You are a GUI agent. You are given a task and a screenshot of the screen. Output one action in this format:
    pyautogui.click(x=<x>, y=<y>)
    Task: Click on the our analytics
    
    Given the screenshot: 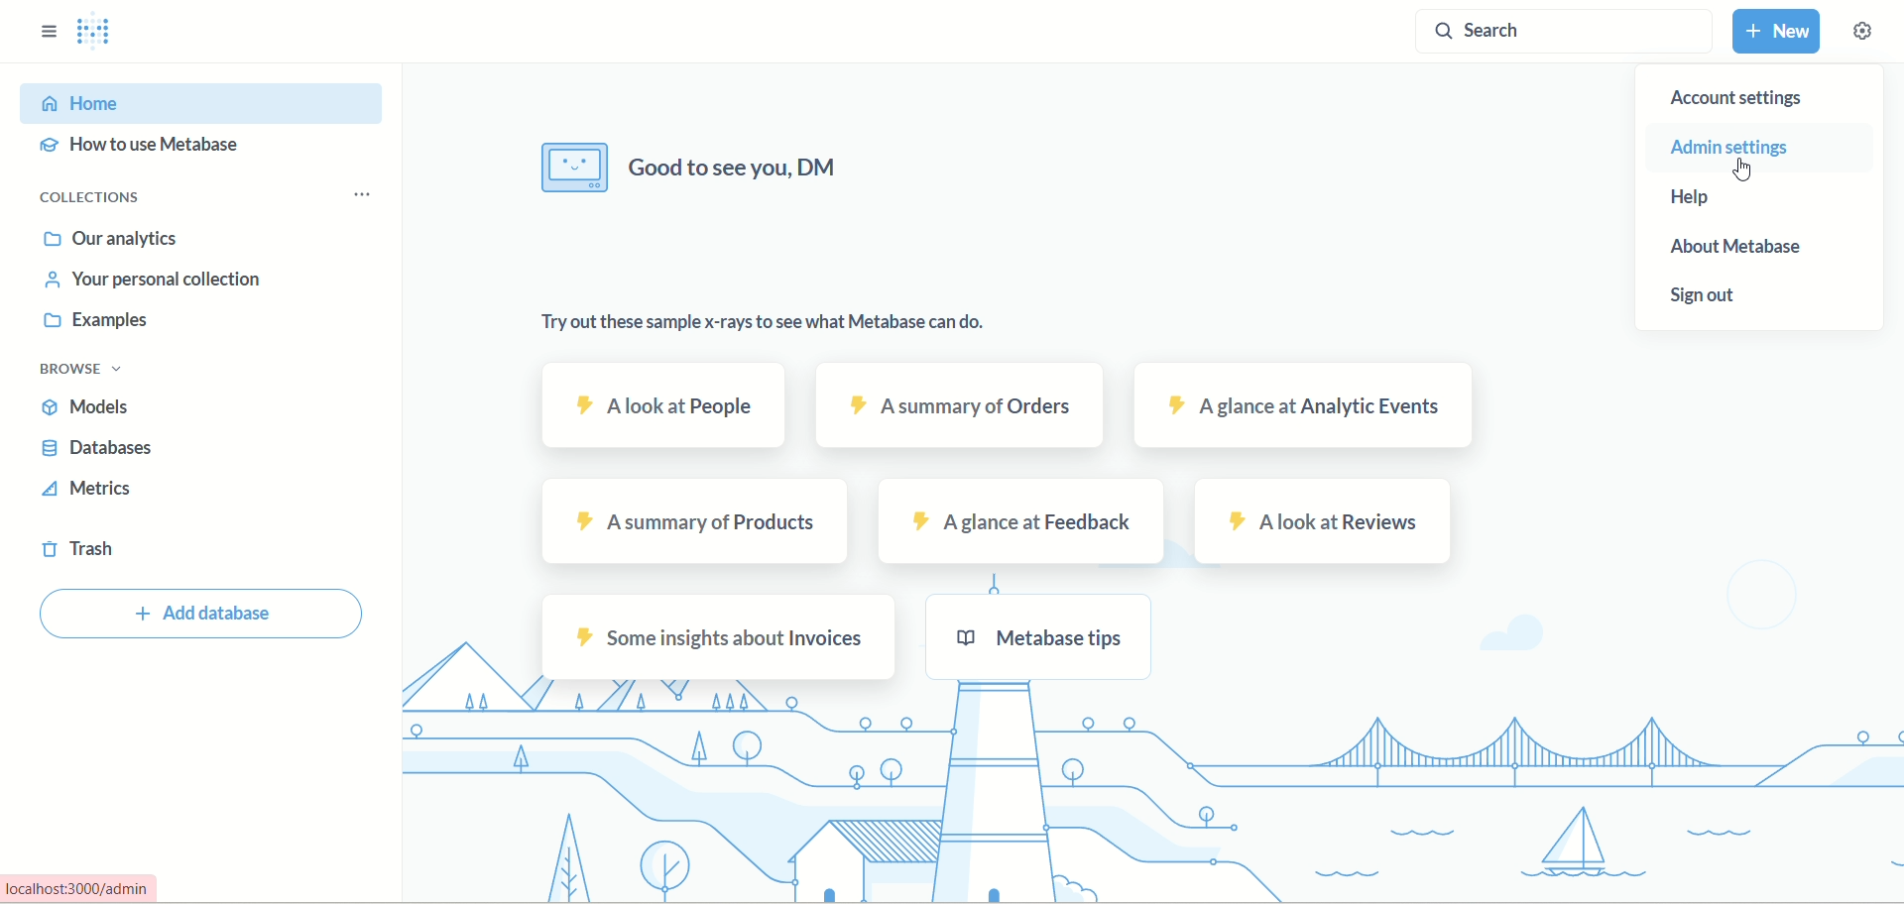 What is the action you would take?
    pyautogui.click(x=112, y=239)
    